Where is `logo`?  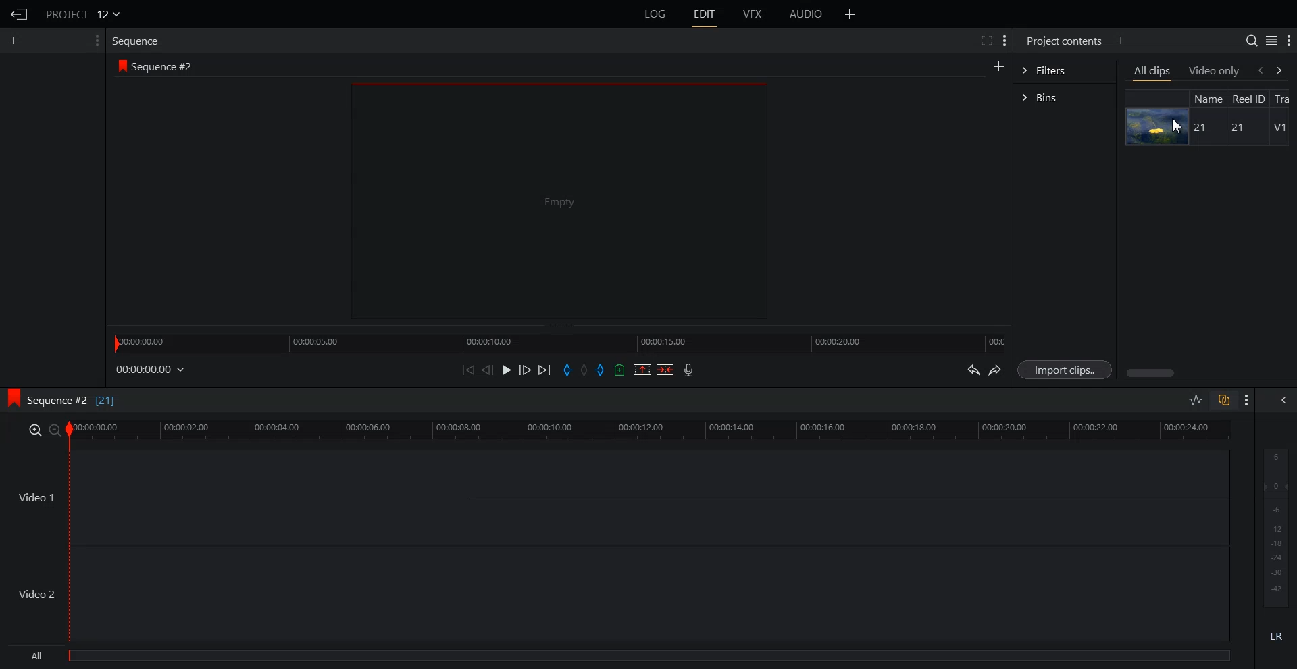 logo is located at coordinates (120, 65).